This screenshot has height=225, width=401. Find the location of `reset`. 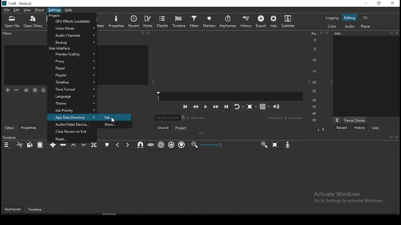

reset is located at coordinates (72, 138).